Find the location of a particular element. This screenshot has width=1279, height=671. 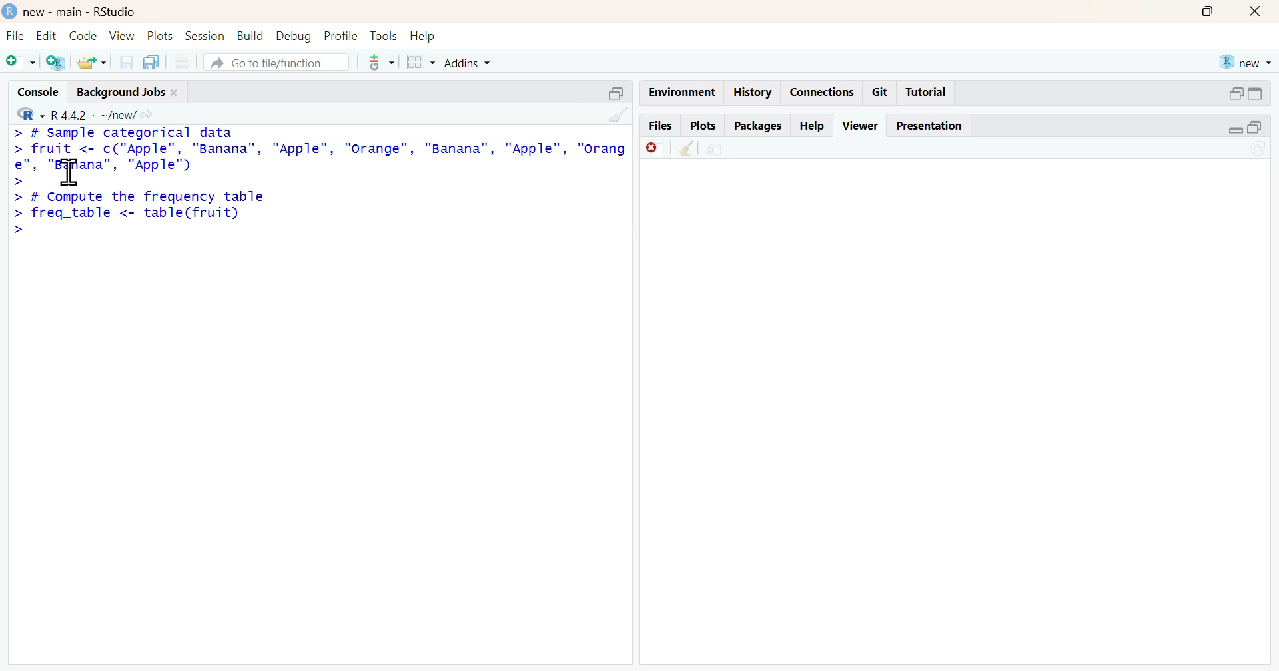

git is located at coordinates (882, 92).